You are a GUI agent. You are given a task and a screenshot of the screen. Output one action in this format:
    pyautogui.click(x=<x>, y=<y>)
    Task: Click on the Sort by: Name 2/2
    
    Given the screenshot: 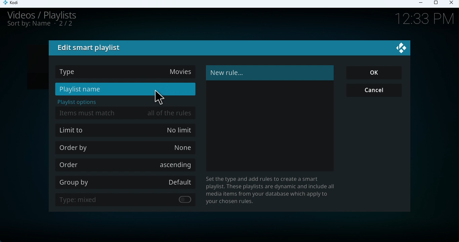 What is the action you would take?
    pyautogui.click(x=40, y=26)
    